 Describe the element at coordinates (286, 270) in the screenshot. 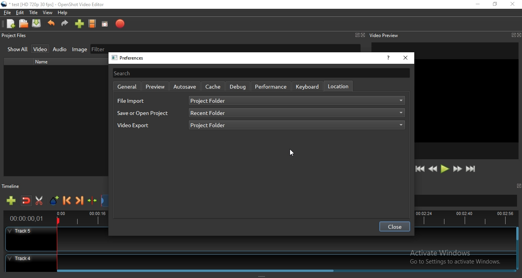

I see `Horizontal Scroll bar` at that location.